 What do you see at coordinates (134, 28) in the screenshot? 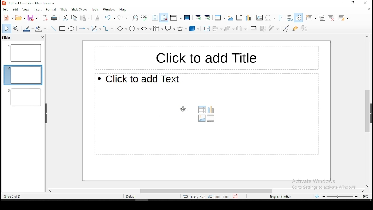
I see `symbol shapes` at bounding box center [134, 28].